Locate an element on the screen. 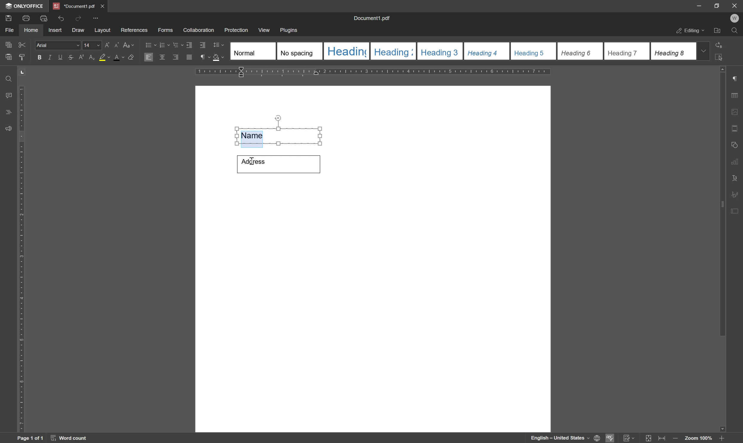 This screenshot has width=743, height=443. drop down is located at coordinates (704, 50).